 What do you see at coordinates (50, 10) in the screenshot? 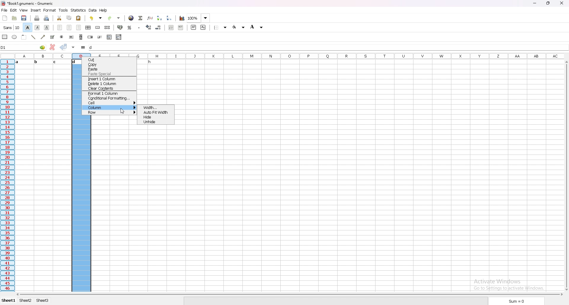
I see `format` at bounding box center [50, 10].